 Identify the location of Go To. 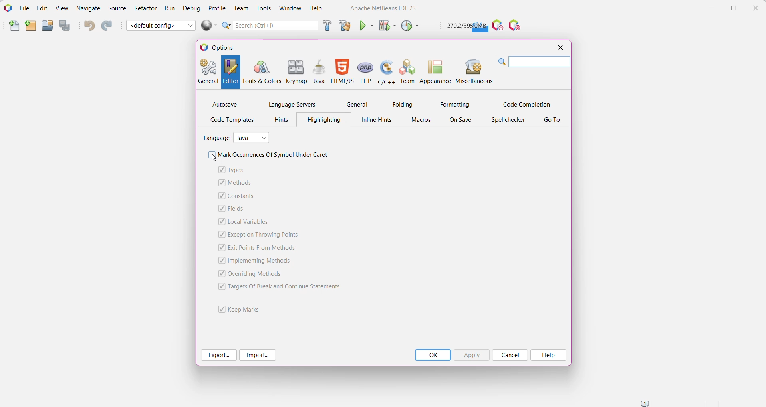
(552, 121).